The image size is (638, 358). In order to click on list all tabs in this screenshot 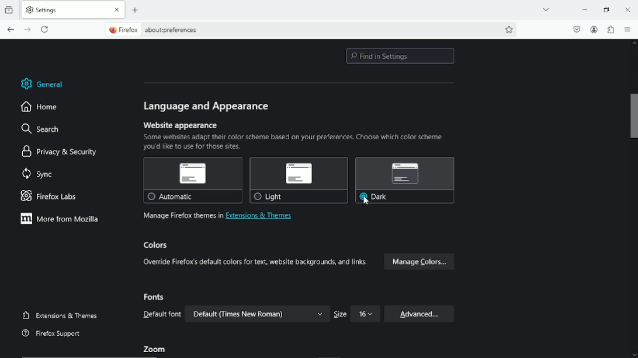, I will do `click(546, 9)`.